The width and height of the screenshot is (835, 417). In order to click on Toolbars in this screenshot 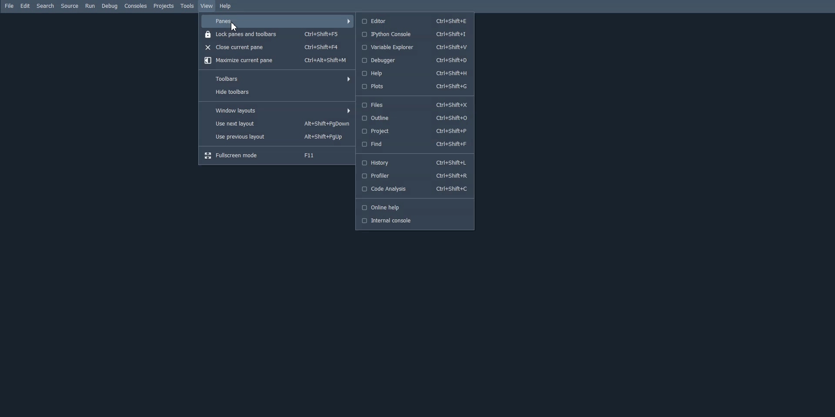, I will do `click(277, 77)`.